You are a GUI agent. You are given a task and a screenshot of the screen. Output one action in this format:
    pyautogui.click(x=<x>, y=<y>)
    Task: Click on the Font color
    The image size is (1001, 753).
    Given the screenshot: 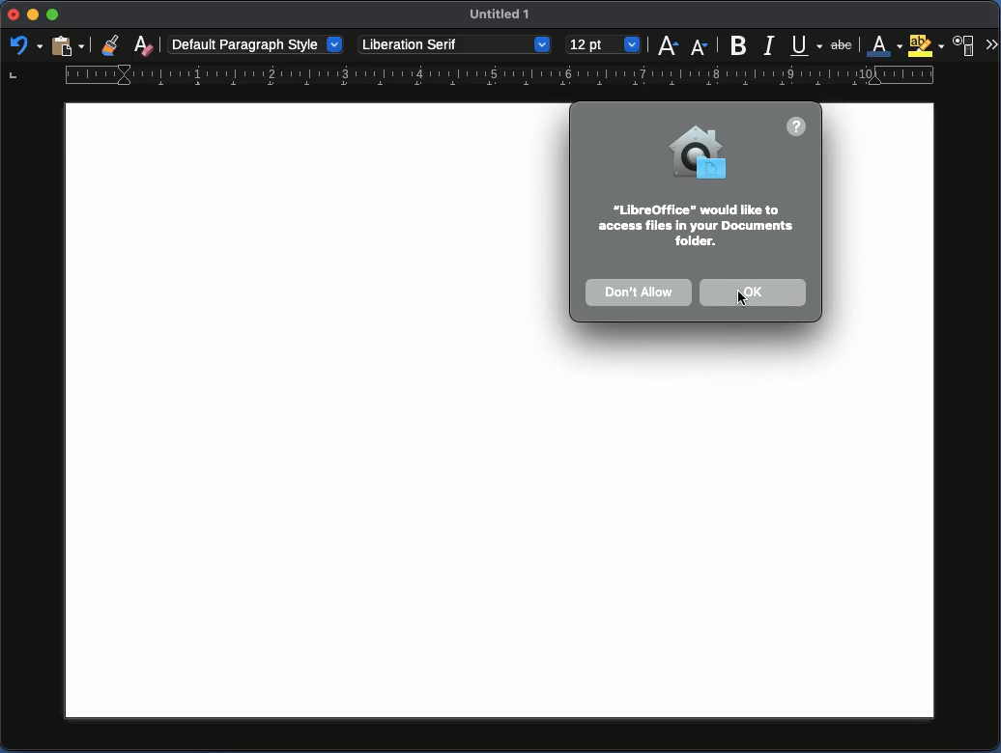 What is the action you would take?
    pyautogui.click(x=885, y=46)
    